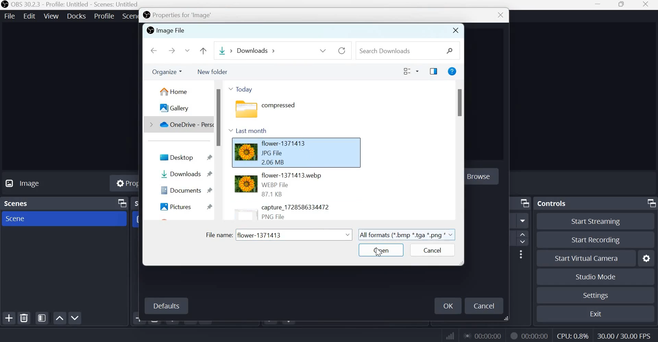 The width and height of the screenshot is (658, 342). What do you see at coordinates (486, 306) in the screenshot?
I see `Cancel` at bounding box center [486, 306].